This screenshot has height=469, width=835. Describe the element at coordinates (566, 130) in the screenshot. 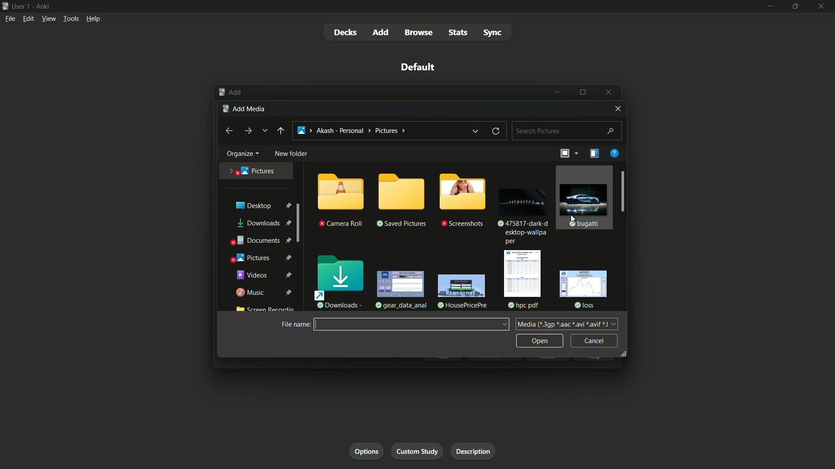

I see `search bar` at that location.